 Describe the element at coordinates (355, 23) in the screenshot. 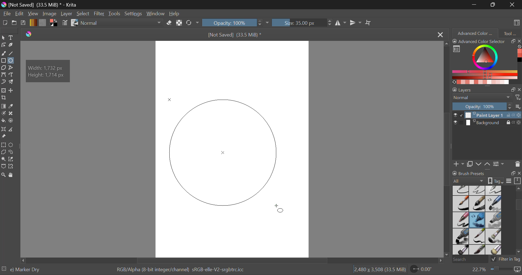

I see `Vertical Mirror Tool` at that location.